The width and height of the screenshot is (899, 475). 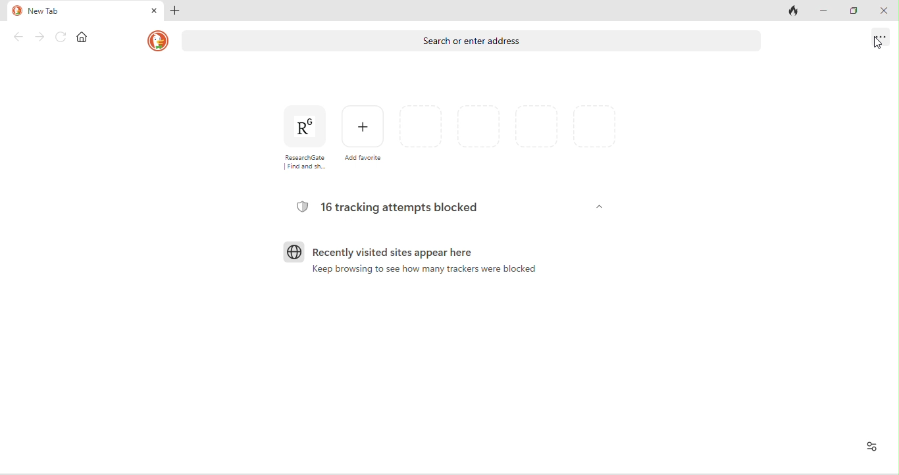 I want to click on track tab, so click(x=794, y=12).